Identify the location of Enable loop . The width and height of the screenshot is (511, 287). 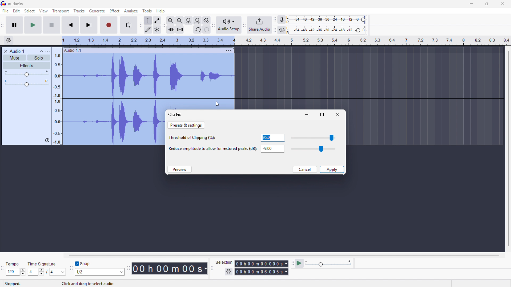
(129, 25).